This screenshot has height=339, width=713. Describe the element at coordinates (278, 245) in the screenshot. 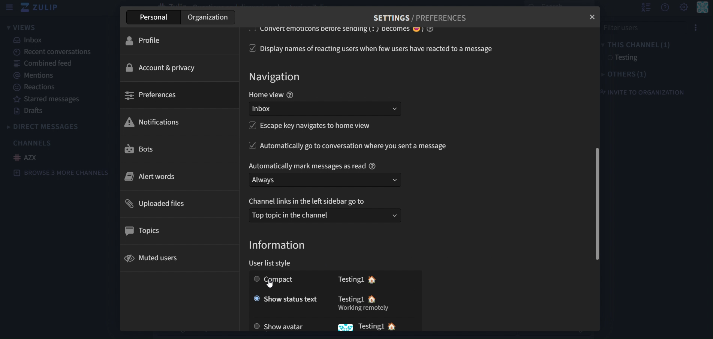

I see `information` at that location.